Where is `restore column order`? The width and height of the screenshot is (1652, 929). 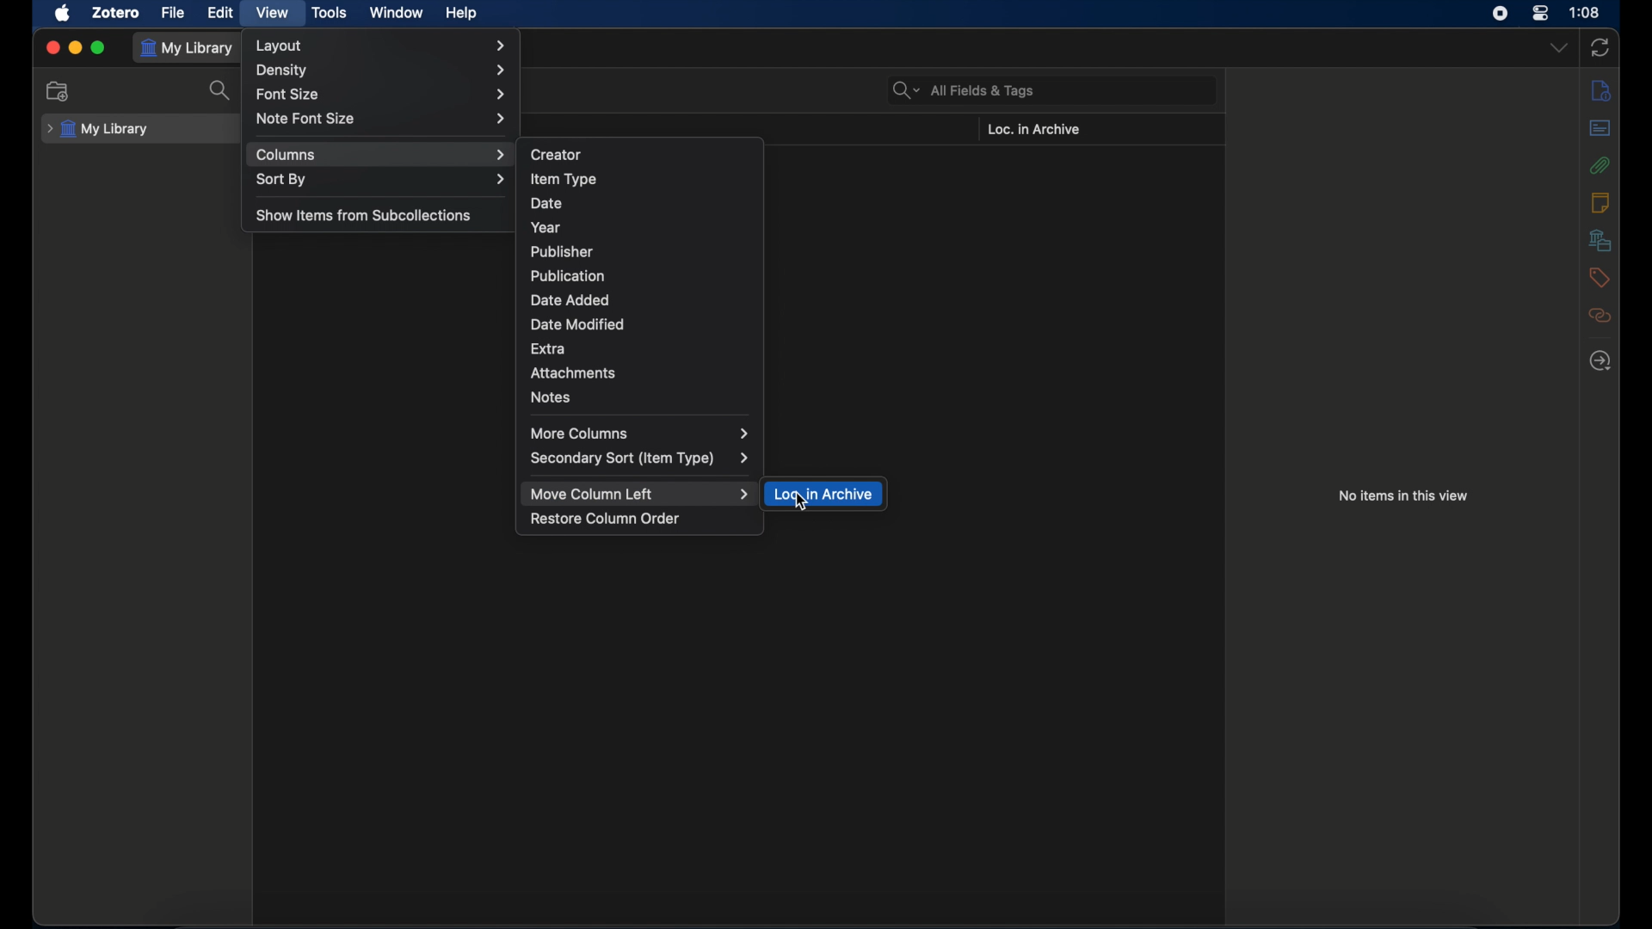
restore column order is located at coordinates (606, 519).